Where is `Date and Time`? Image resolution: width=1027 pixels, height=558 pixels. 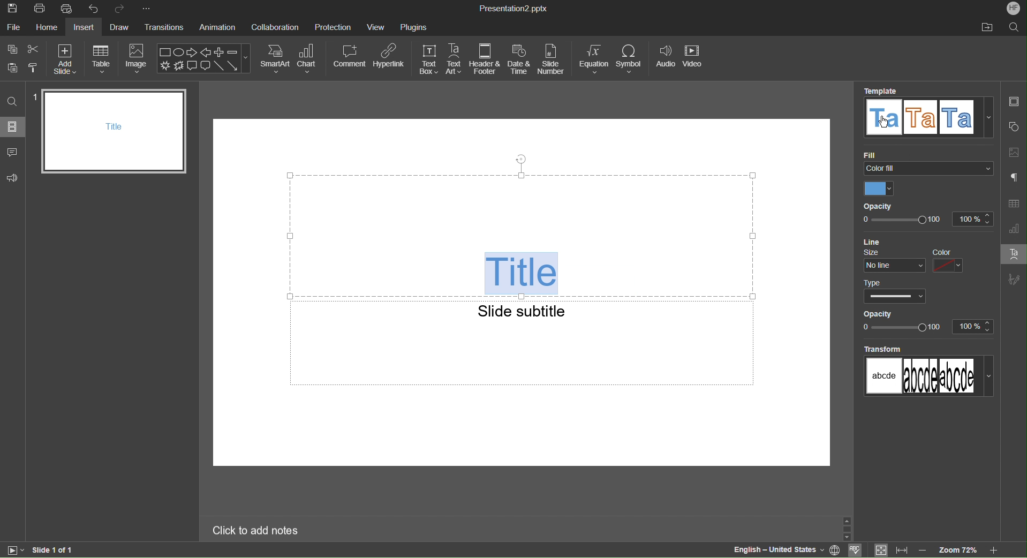
Date and Time is located at coordinates (520, 59).